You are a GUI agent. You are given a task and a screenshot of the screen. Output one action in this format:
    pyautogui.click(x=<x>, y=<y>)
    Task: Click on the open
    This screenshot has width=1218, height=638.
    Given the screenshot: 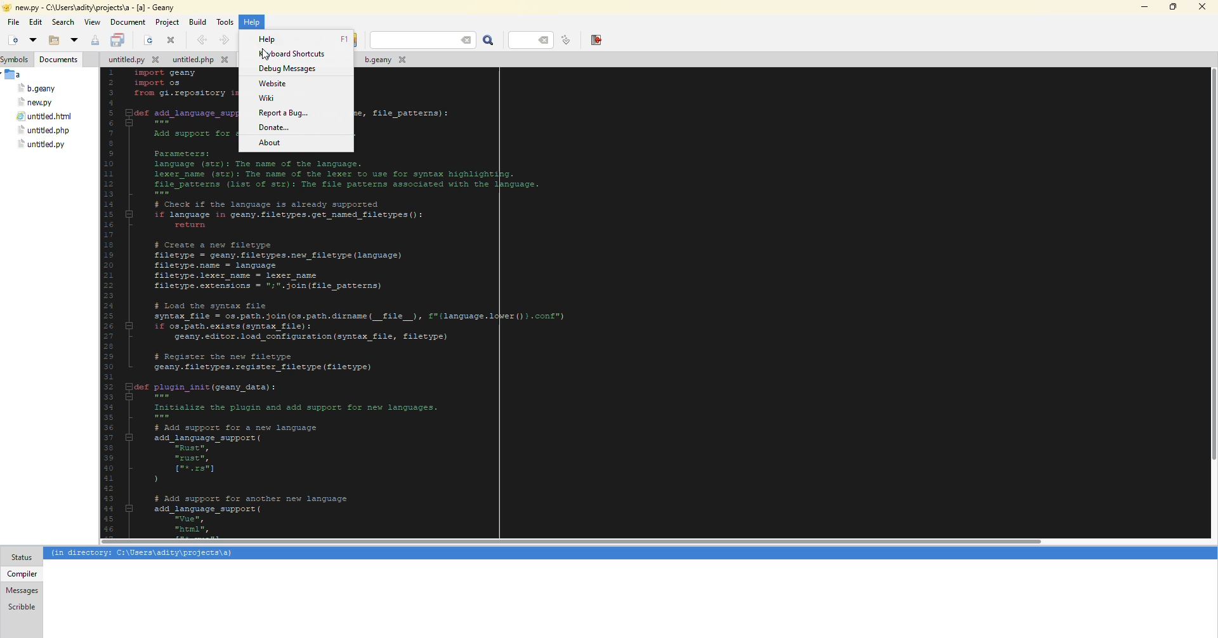 What is the action you would take?
    pyautogui.click(x=32, y=39)
    